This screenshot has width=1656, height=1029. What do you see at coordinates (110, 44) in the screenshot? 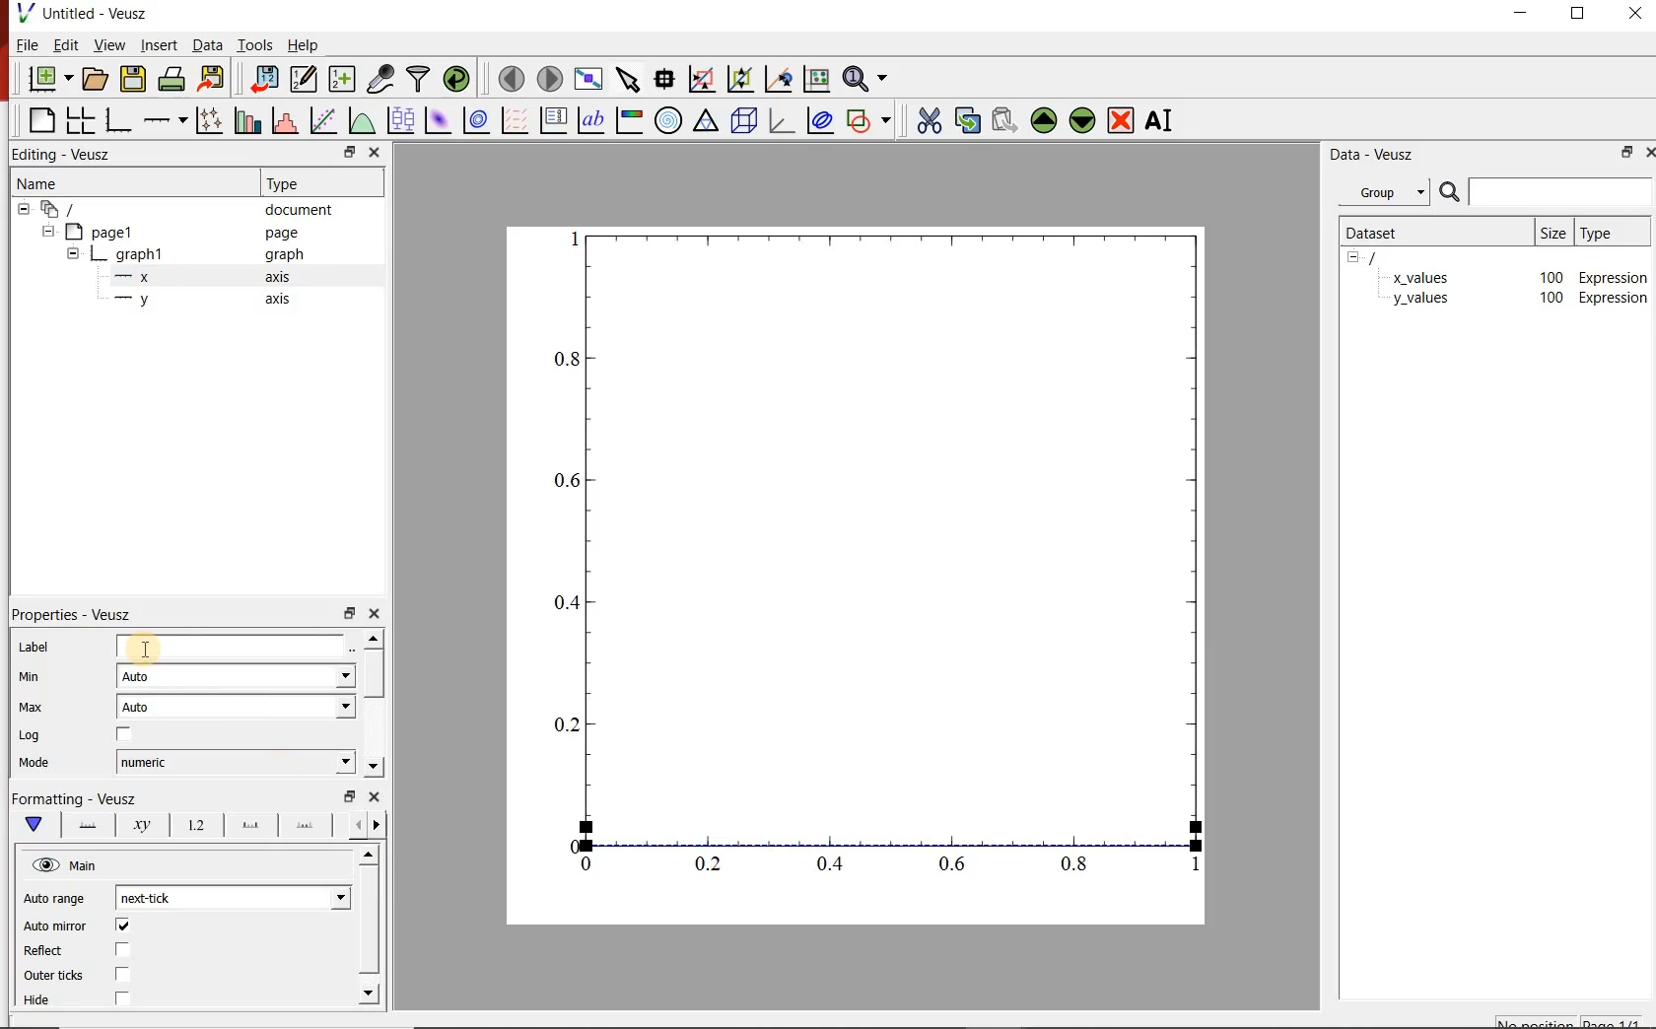
I see `view` at bounding box center [110, 44].